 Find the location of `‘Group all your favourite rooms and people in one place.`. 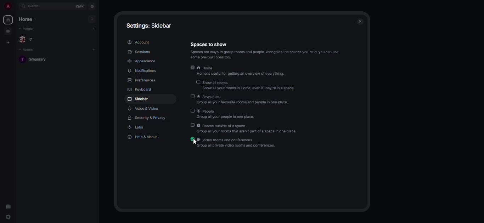

‘Group all your favourite rooms and people in one place. is located at coordinates (243, 103).